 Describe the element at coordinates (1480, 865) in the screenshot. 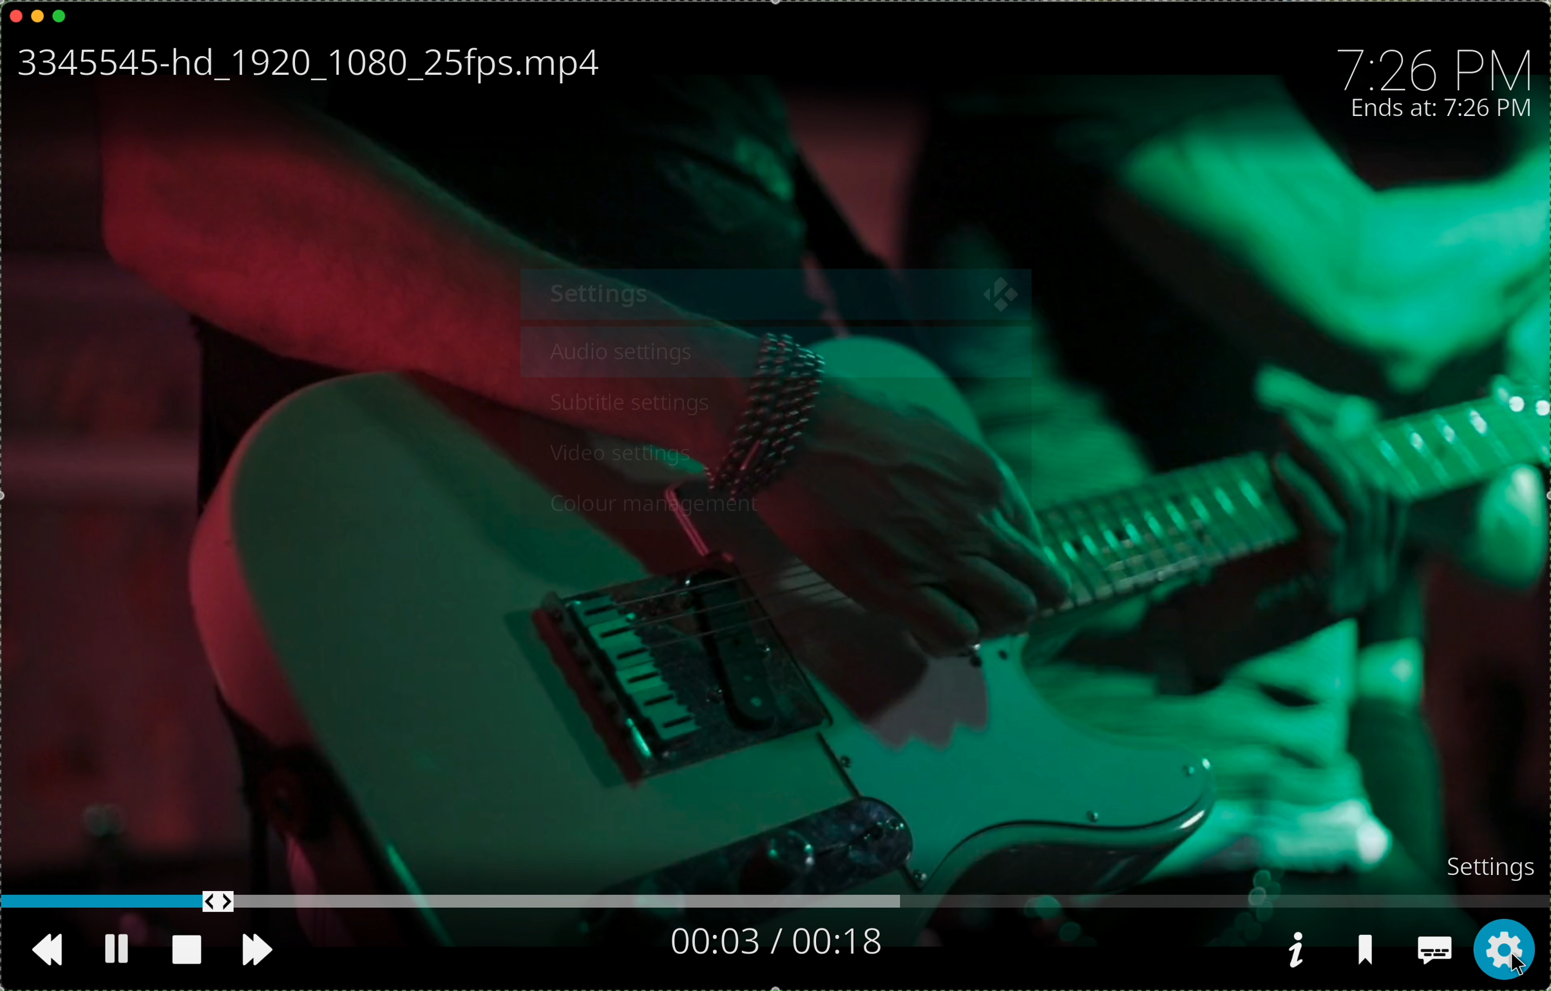

I see `settings` at that location.